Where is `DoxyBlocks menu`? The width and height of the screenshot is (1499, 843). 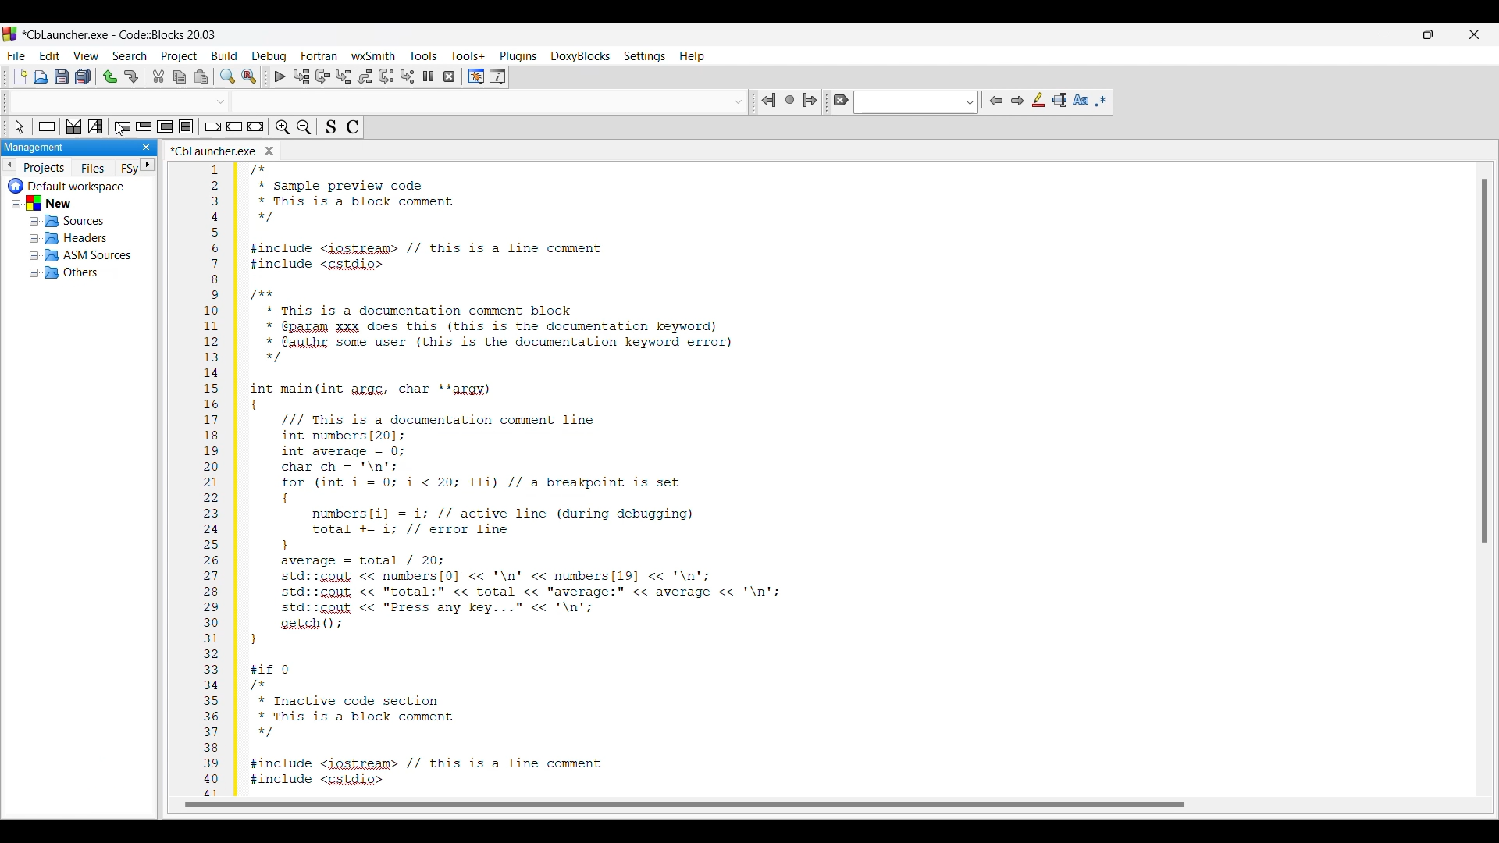 DoxyBlocks menu is located at coordinates (580, 57).